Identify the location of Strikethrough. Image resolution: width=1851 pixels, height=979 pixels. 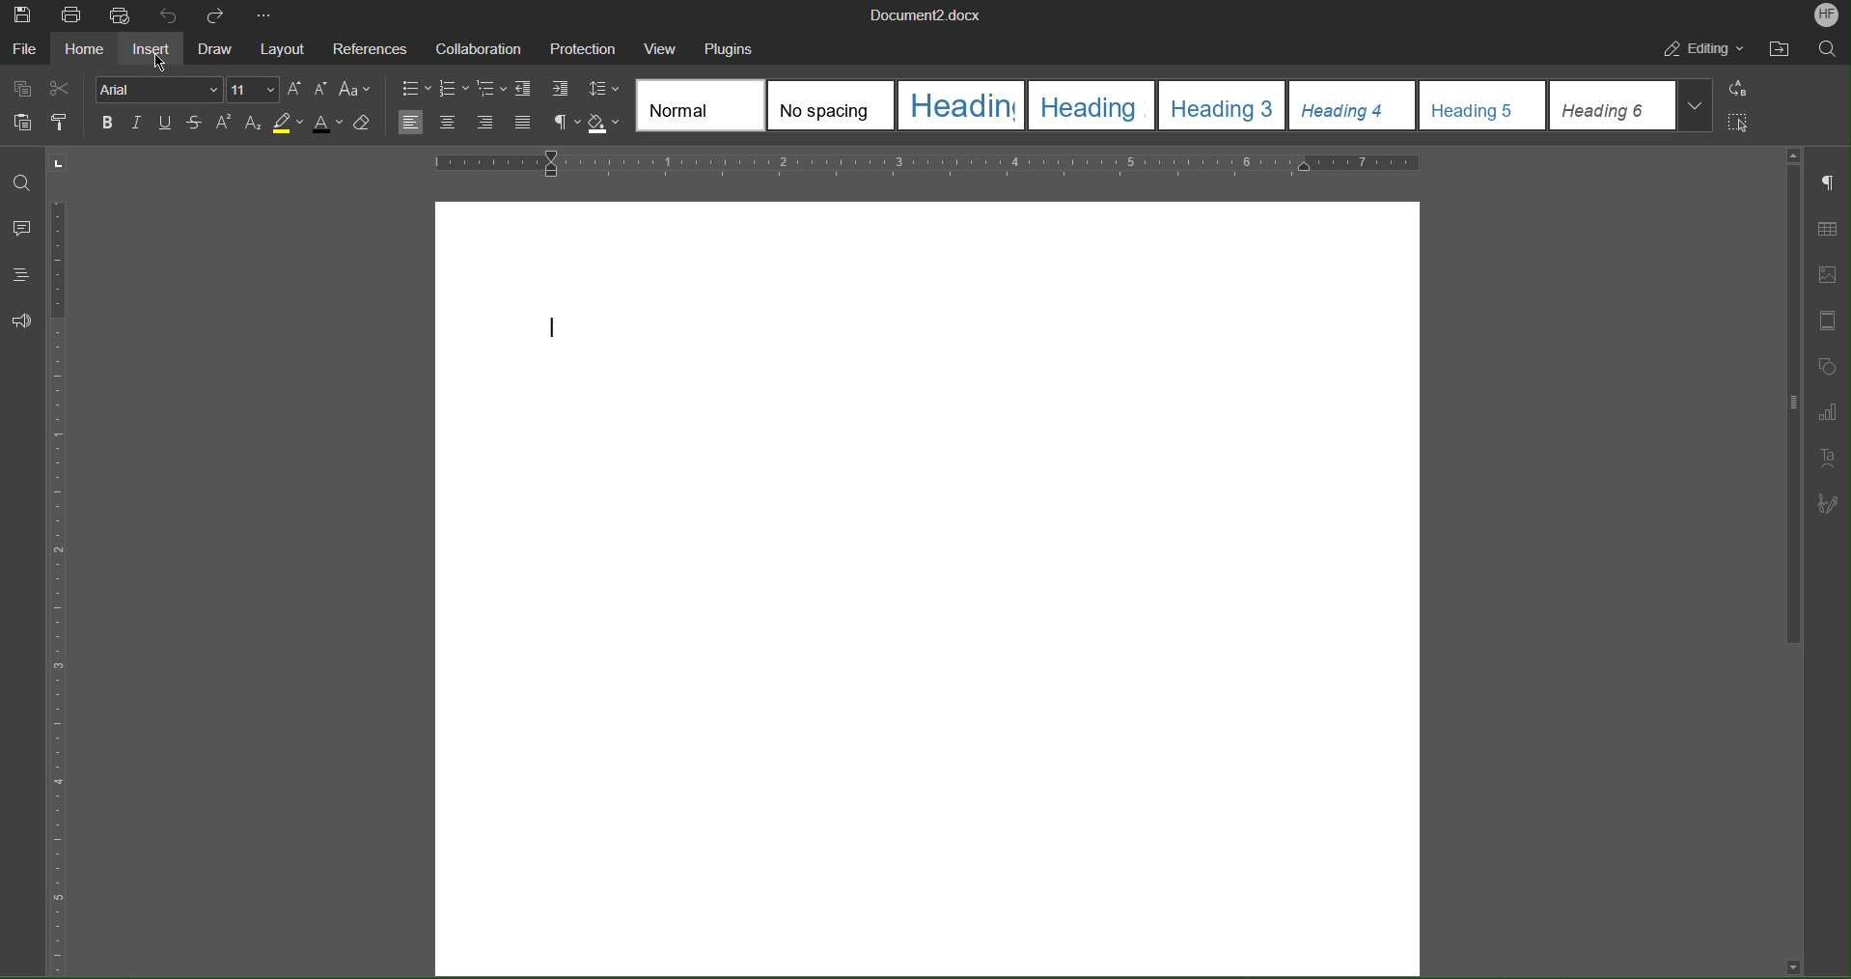
(196, 124).